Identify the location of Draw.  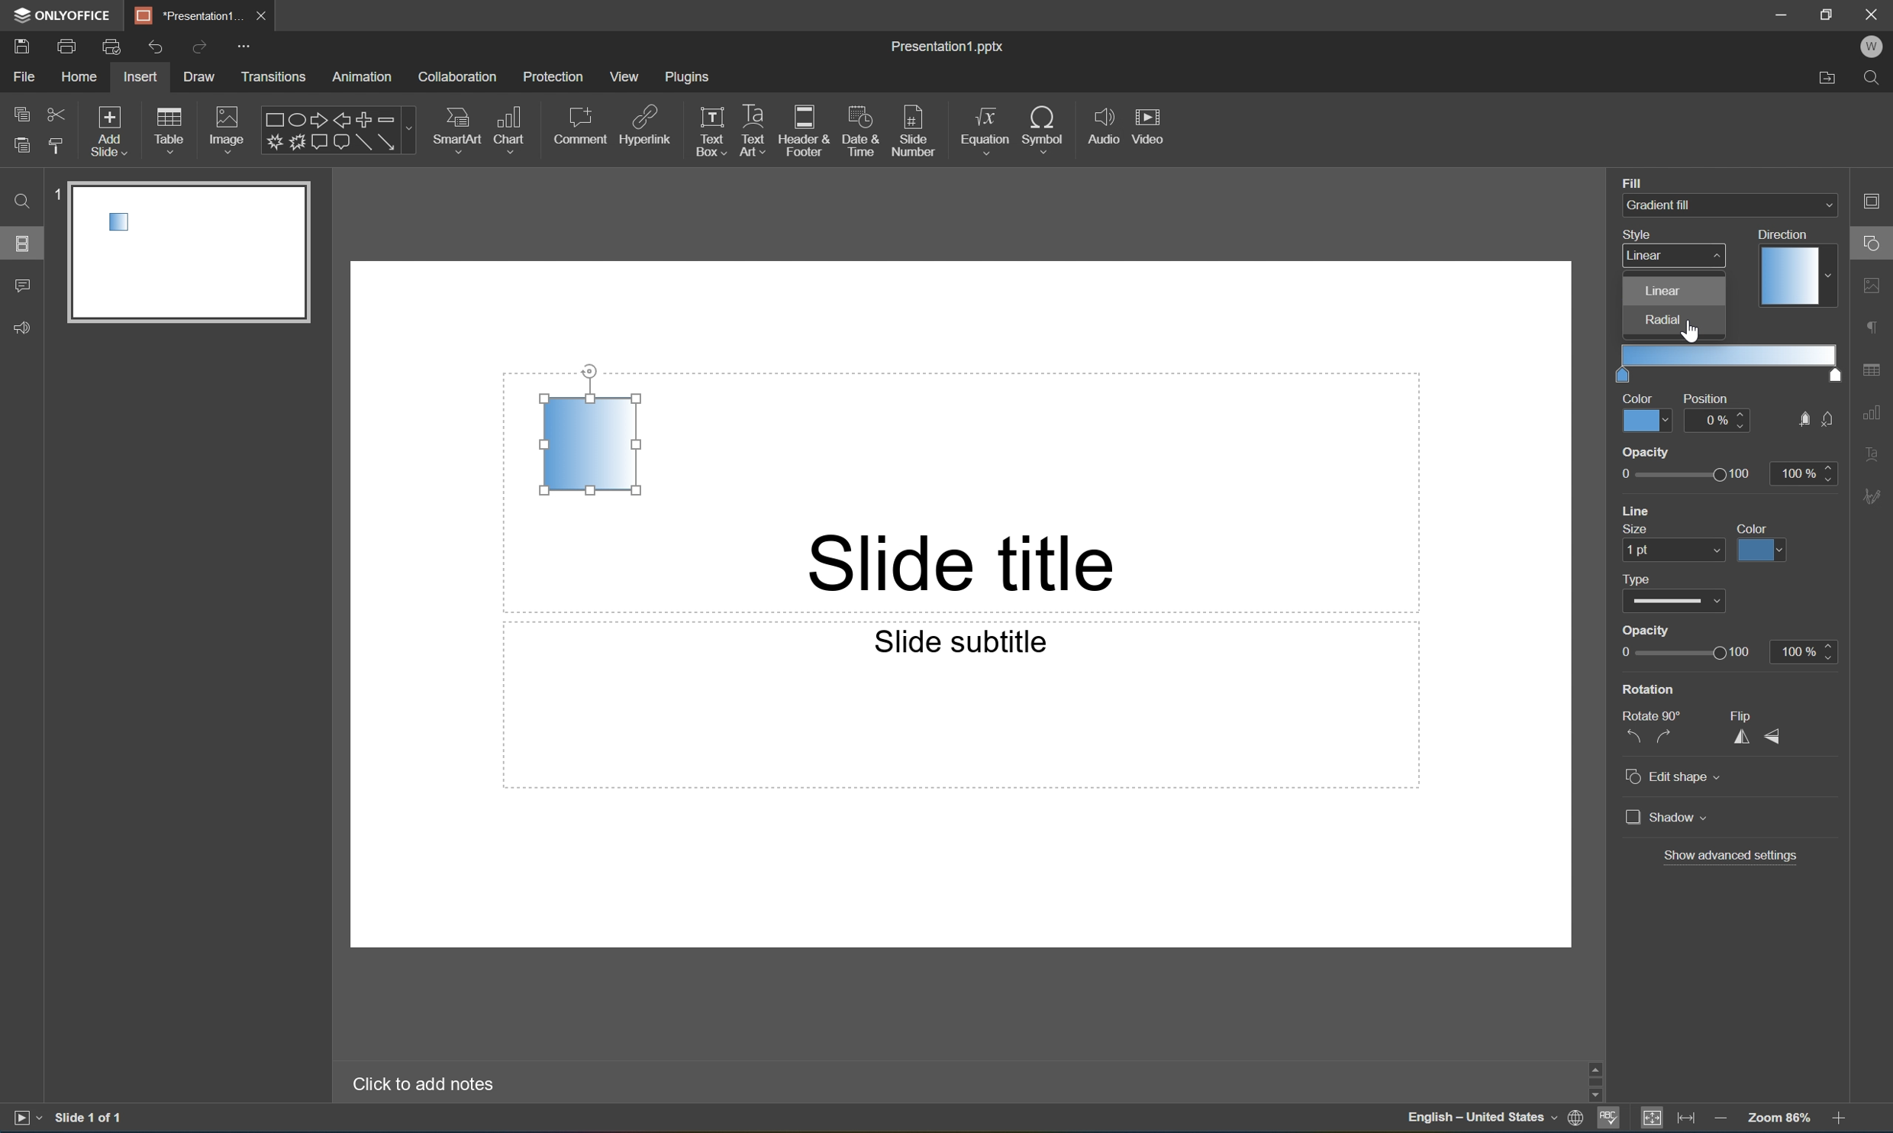
(202, 76).